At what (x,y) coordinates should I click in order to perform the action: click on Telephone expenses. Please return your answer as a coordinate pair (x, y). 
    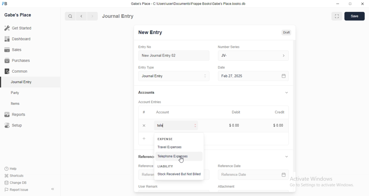
    Looking at the image, I should click on (174, 155).